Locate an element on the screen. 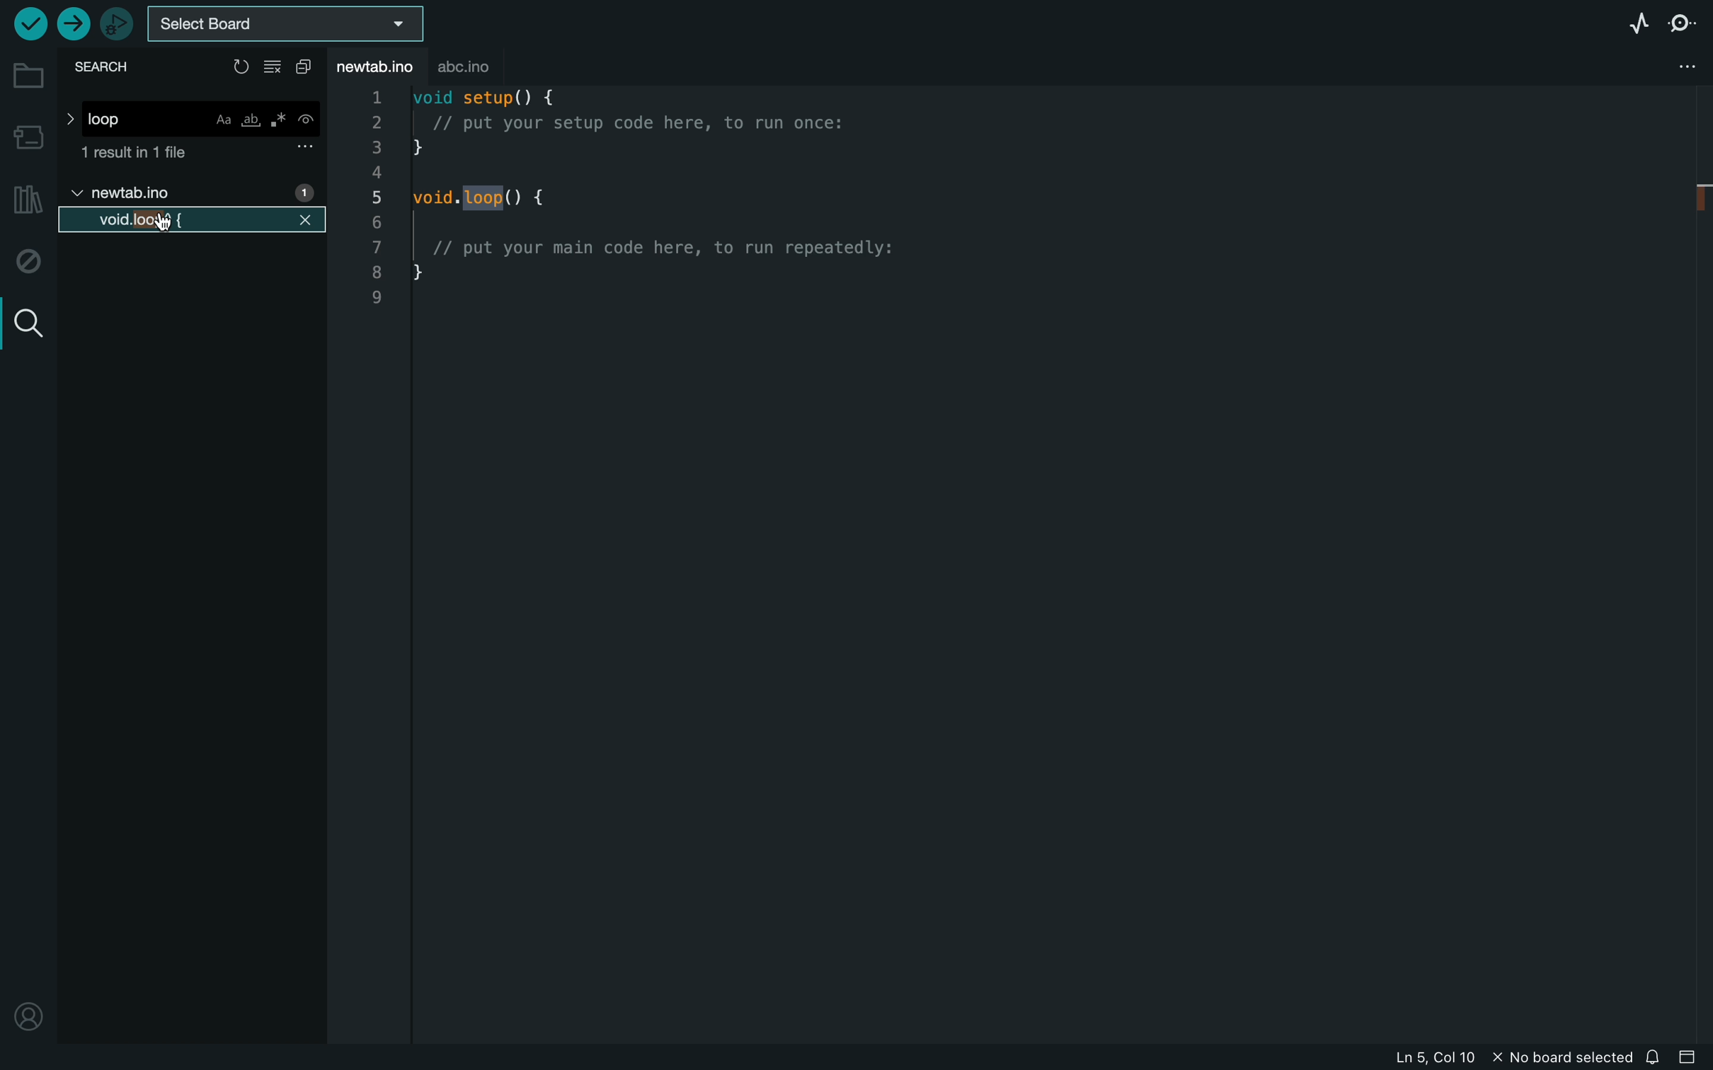 This screenshot has height=1070, width=1713. notification is located at coordinates (1656, 1057).